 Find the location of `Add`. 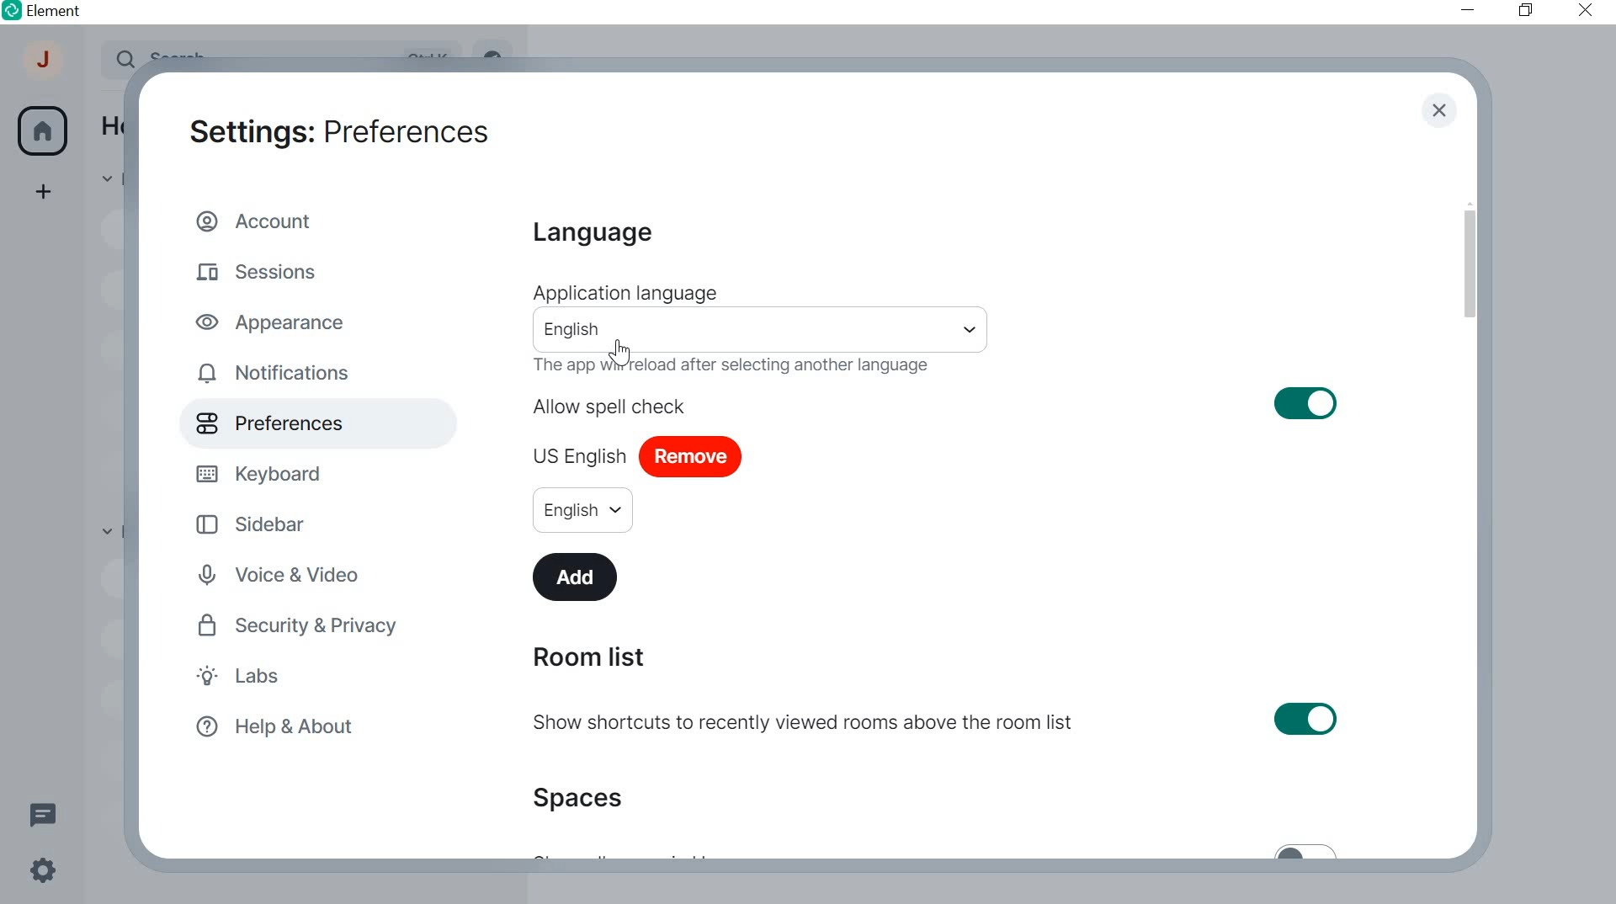

Add is located at coordinates (578, 576).